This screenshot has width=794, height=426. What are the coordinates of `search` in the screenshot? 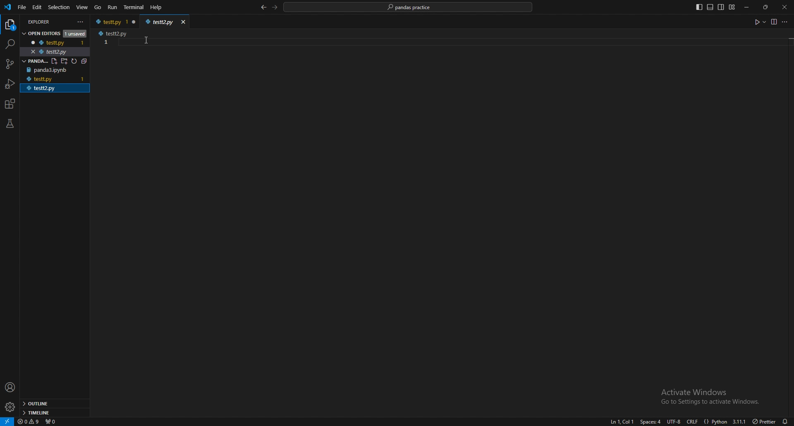 It's located at (9, 44).